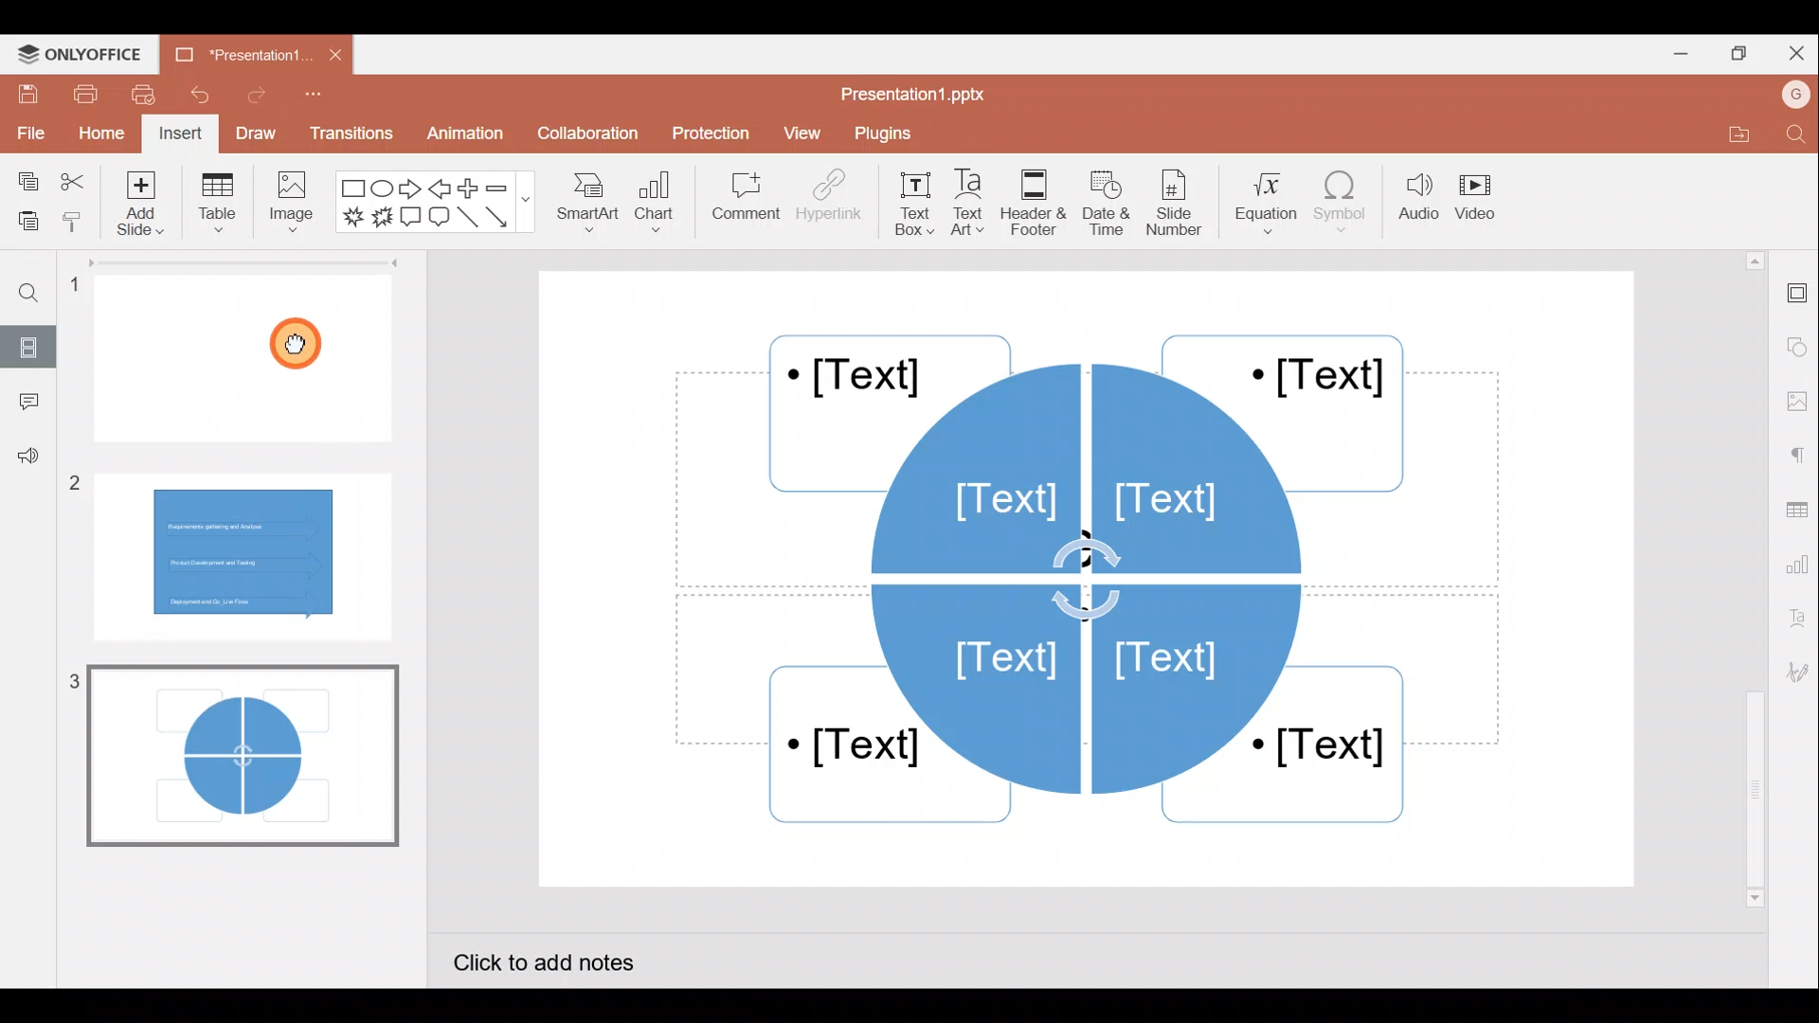  Describe the element at coordinates (909, 204) in the screenshot. I see `Text box` at that location.